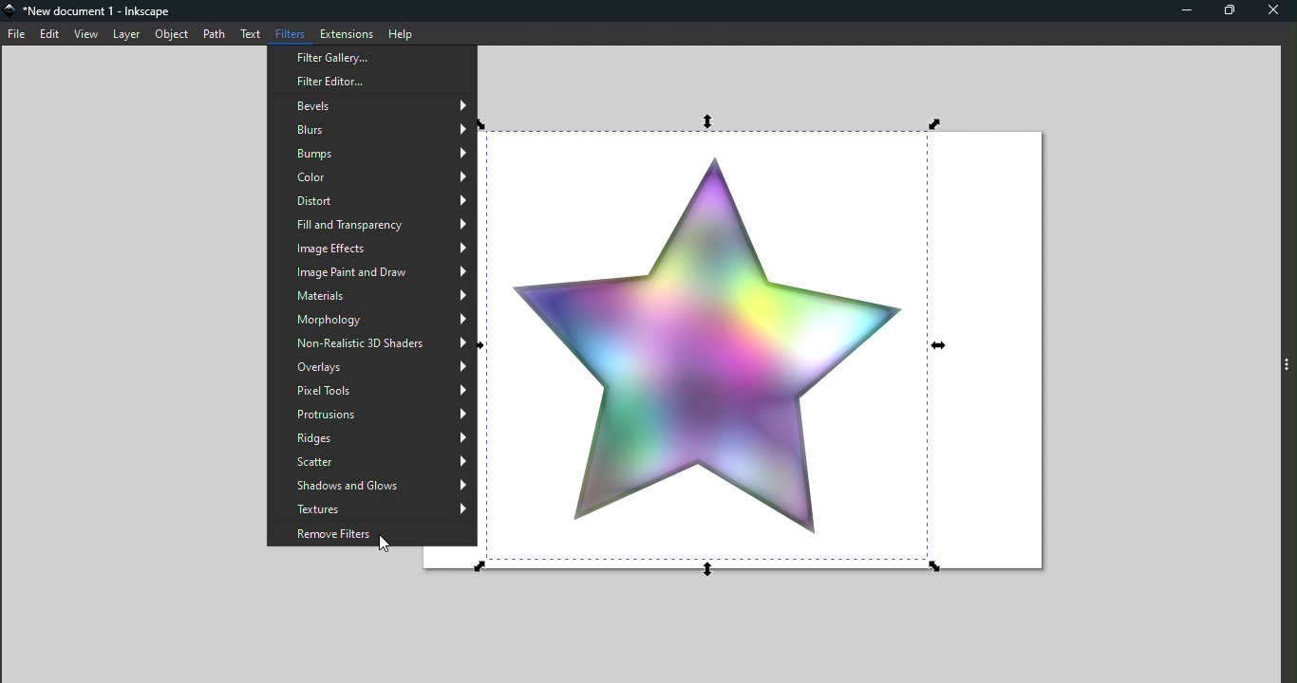  Describe the element at coordinates (213, 34) in the screenshot. I see `Path` at that location.